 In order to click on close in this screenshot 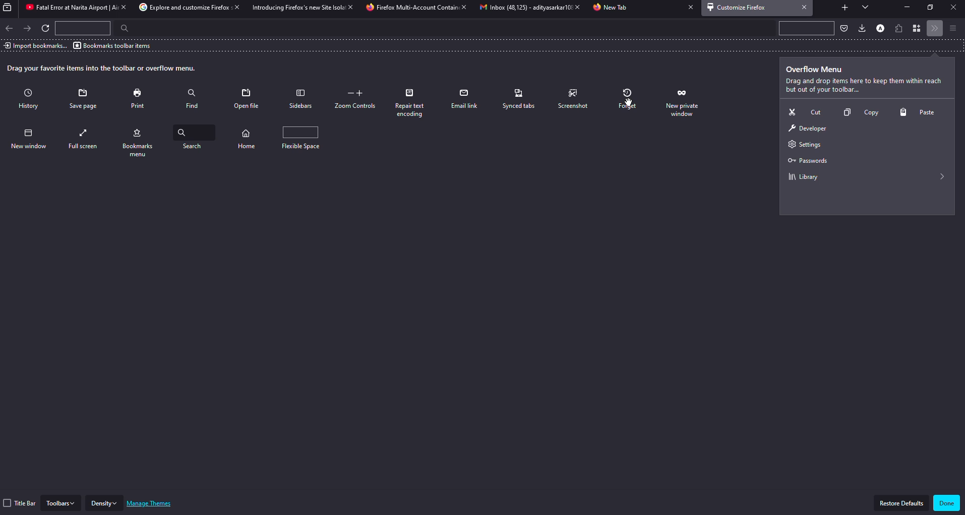, I will do `click(688, 8)`.